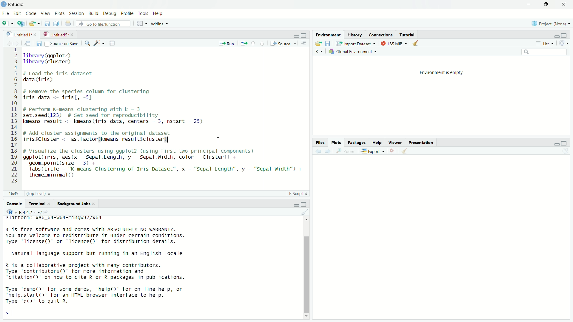 The height and width of the screenshot is (322, 573). Describe the element at coordinates (381, 35) in the screenshot. I see `Connections` at that location.